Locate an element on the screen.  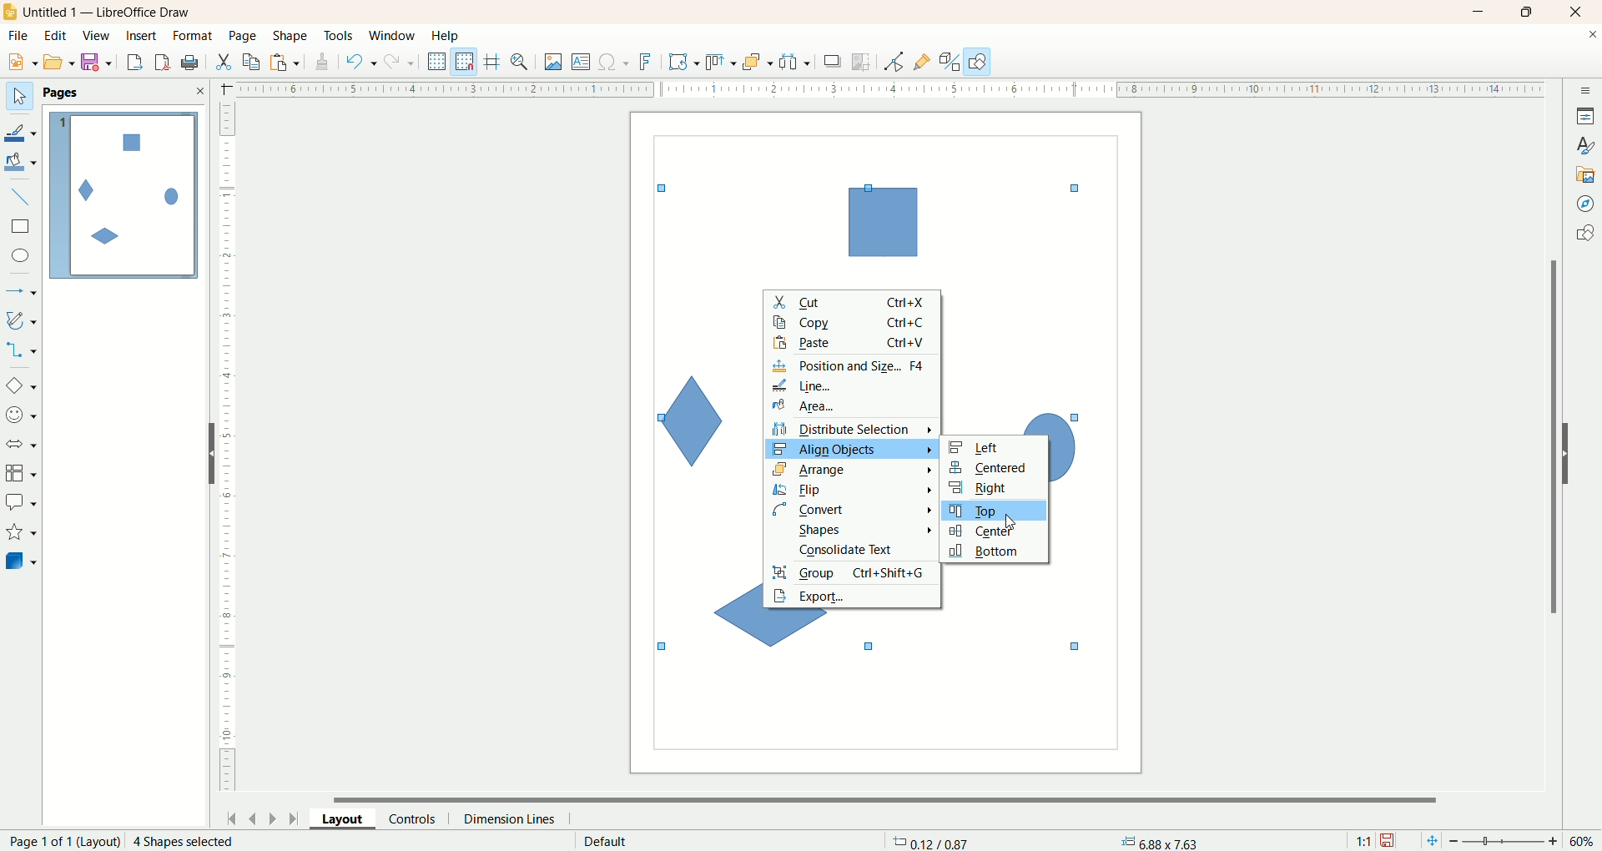
view is located at coordinates (98, 36).